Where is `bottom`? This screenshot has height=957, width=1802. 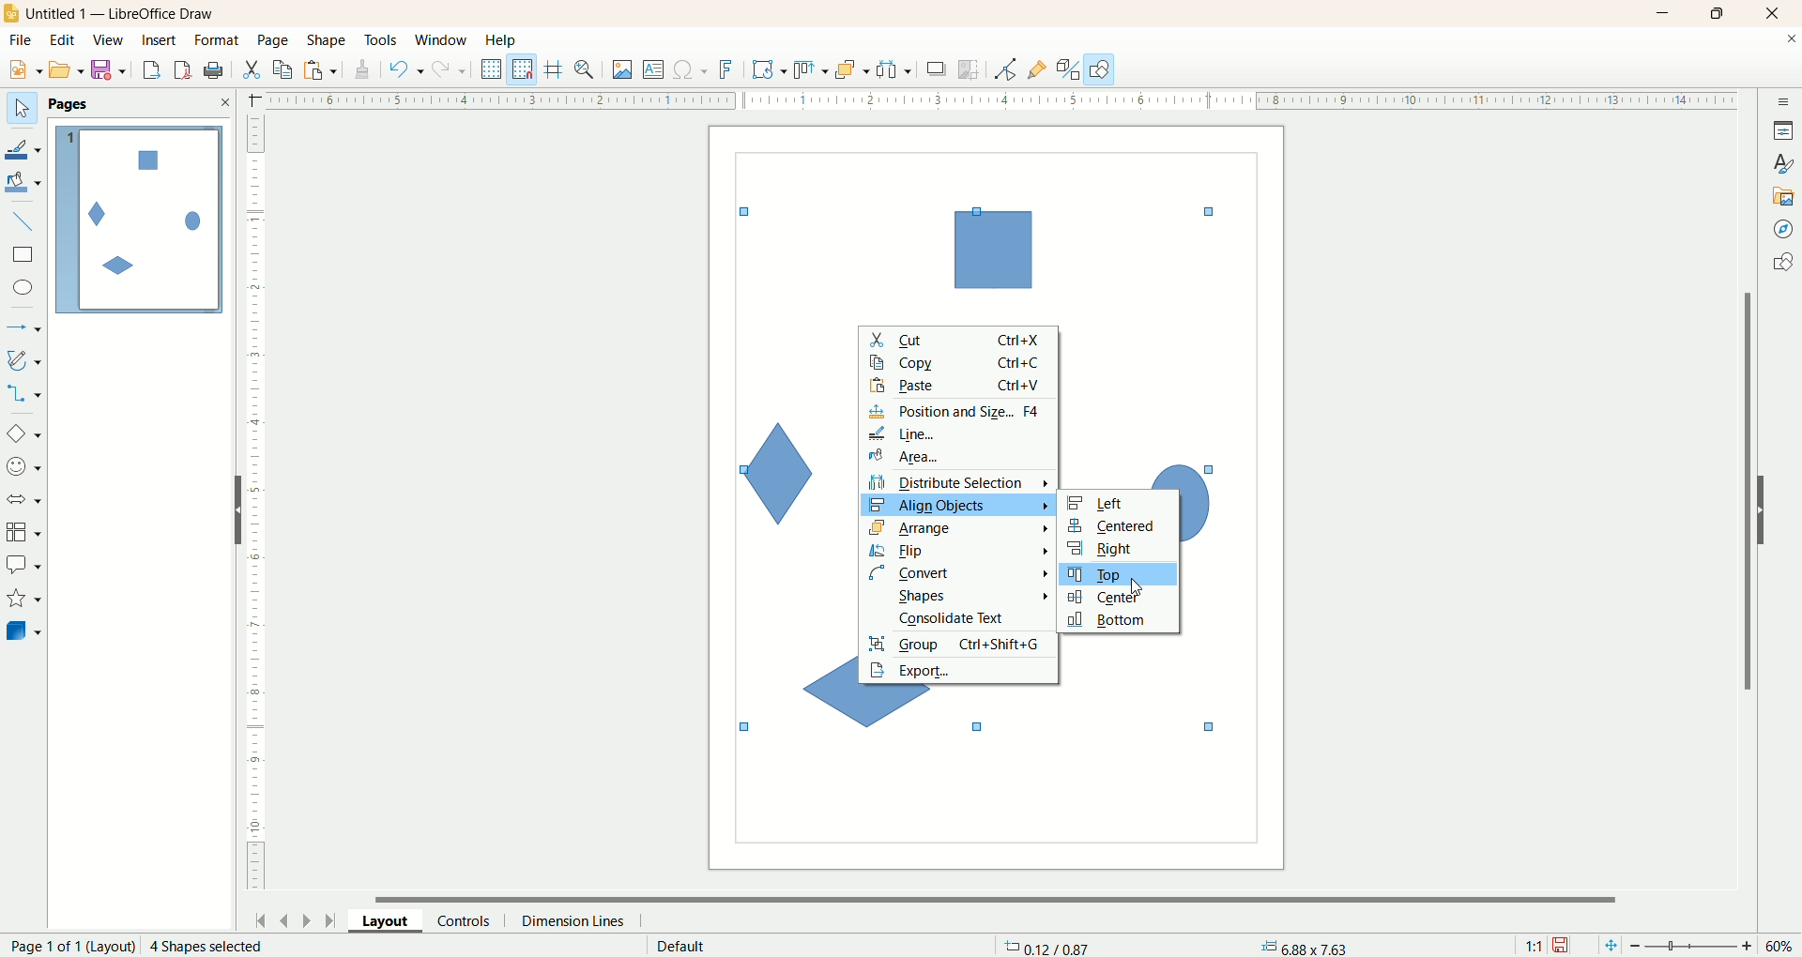
bottom is located at coordinates (1116, 622).